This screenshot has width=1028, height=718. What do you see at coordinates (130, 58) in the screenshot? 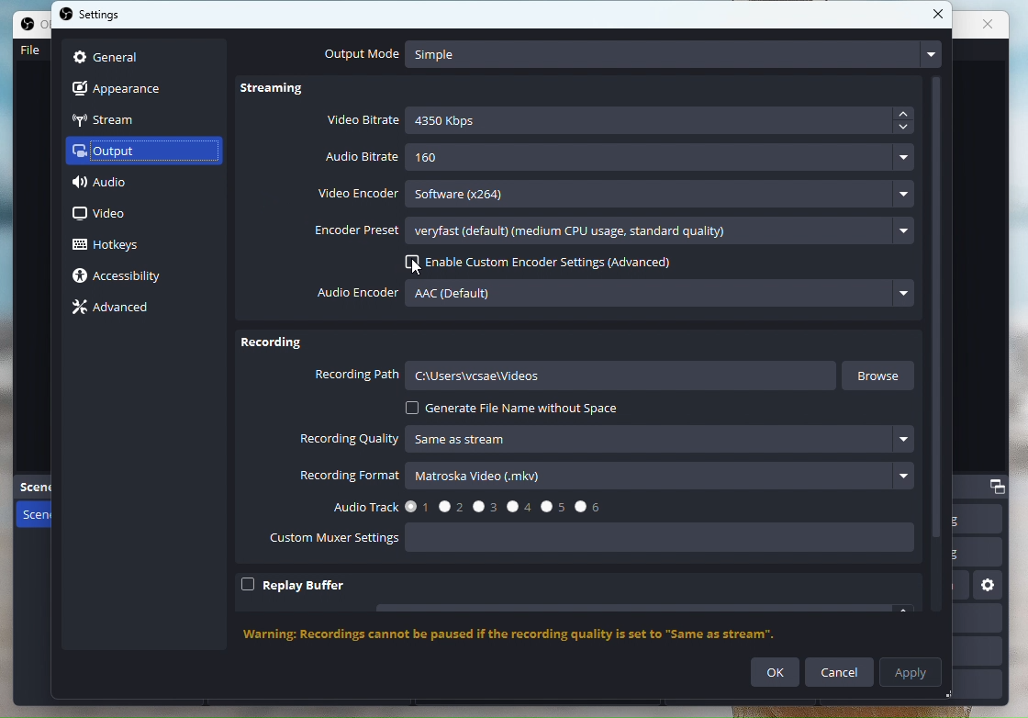
I see `General` at bounding box center [130, 58].